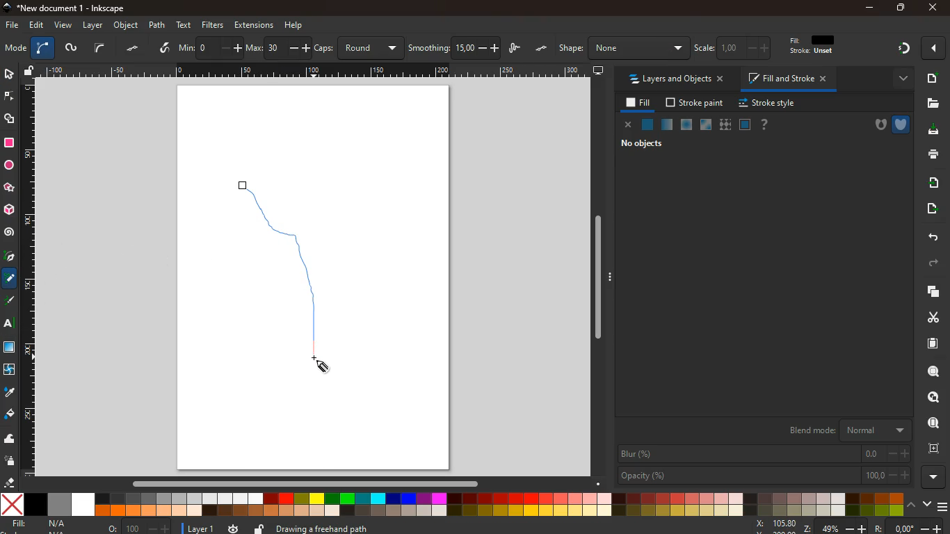 Image resolution: width=950 pixels, height=534 pixels. What do you see at coordinates (10, 415) in the screenshot?
I see `paint` at bounding box center [10, 415].